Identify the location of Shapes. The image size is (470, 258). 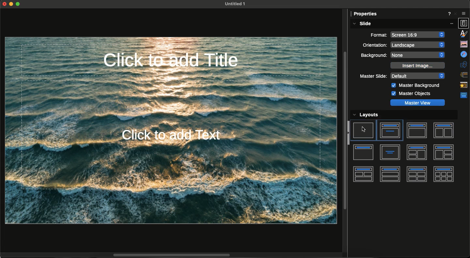
(464, 65).